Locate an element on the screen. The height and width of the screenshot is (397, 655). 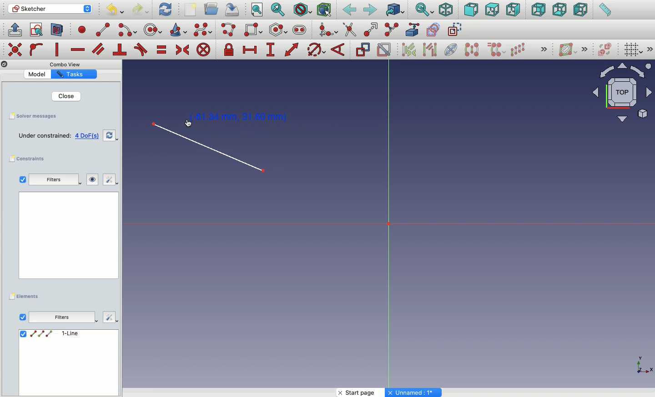
Polygon is located at coordinates (279, 30).